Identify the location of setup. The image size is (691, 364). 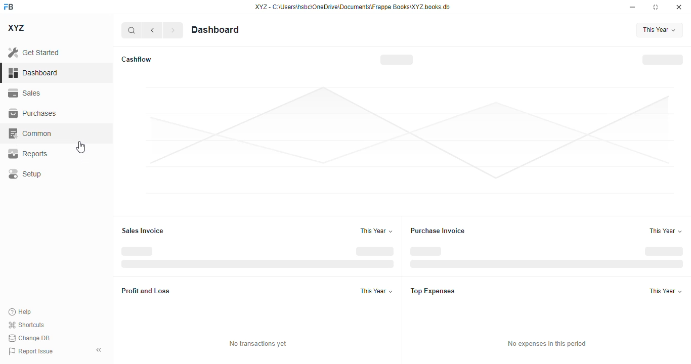
(25, 174).